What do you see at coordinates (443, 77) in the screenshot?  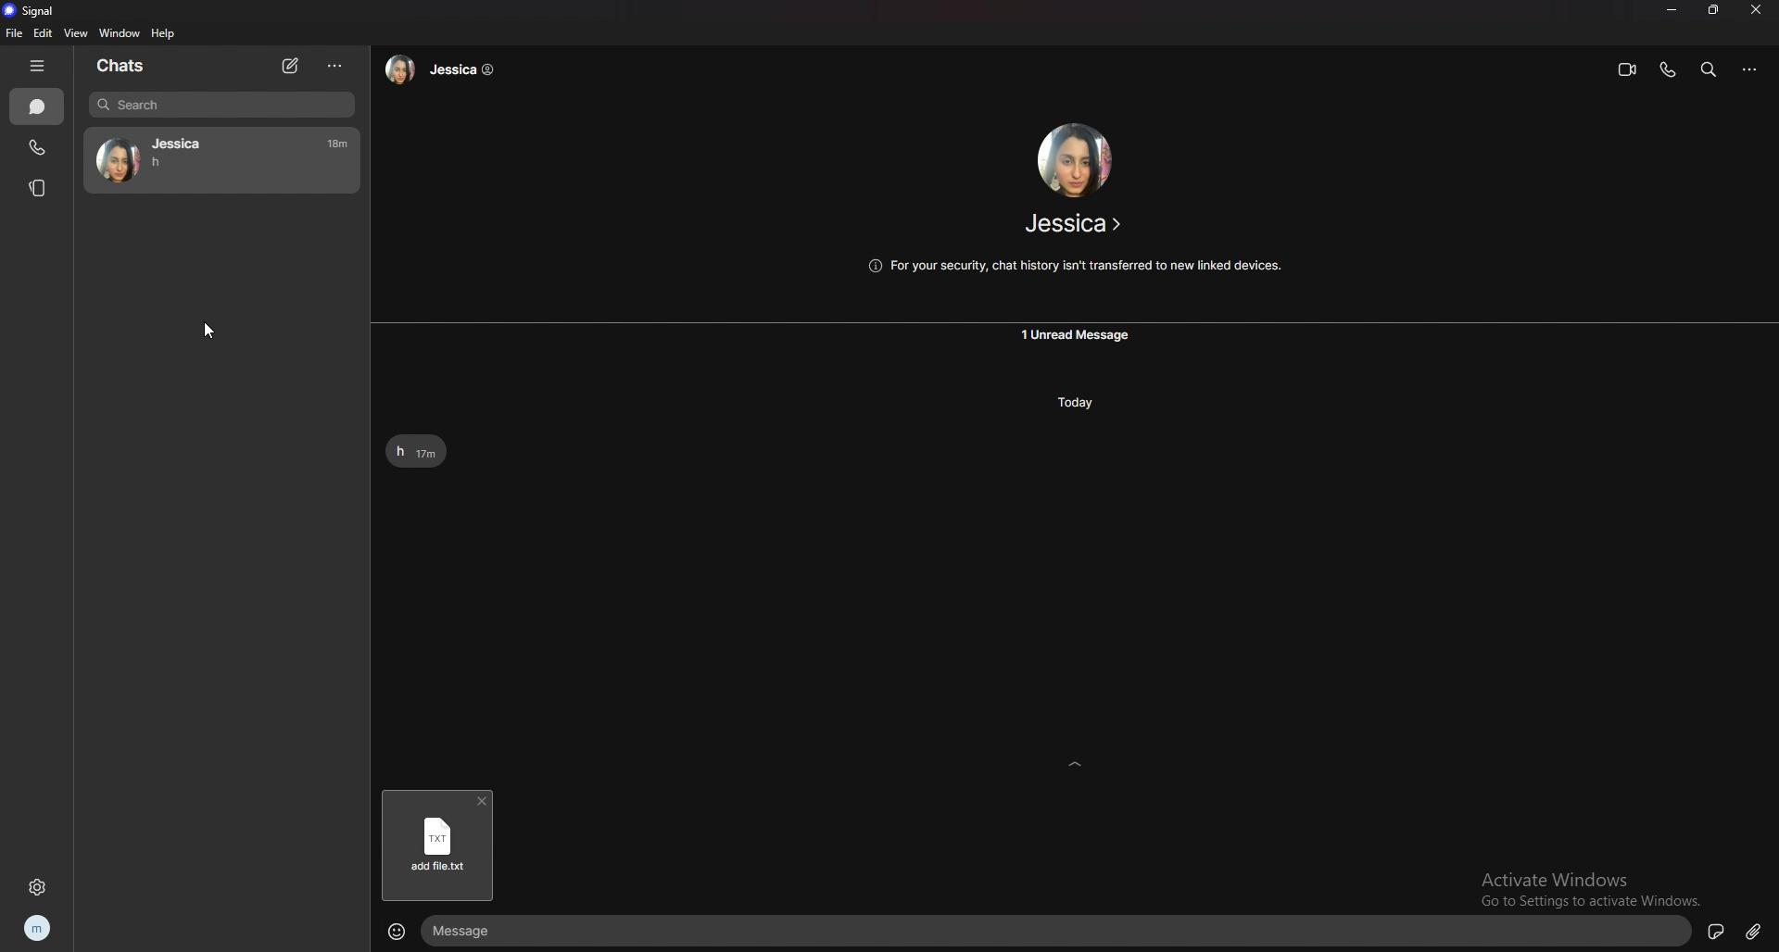 I see `Jessica ©` at bounding box center [443, 77].